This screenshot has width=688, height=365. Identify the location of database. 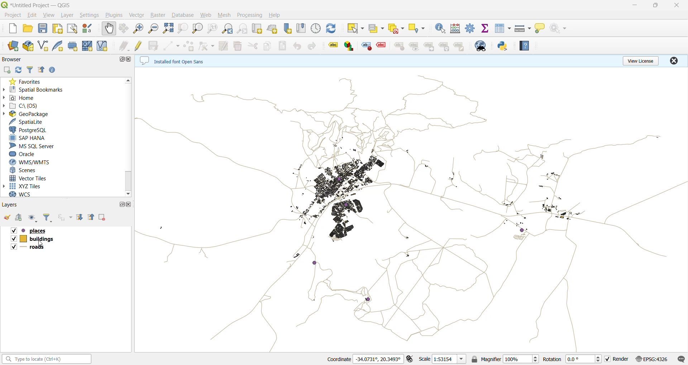
(184, 15).